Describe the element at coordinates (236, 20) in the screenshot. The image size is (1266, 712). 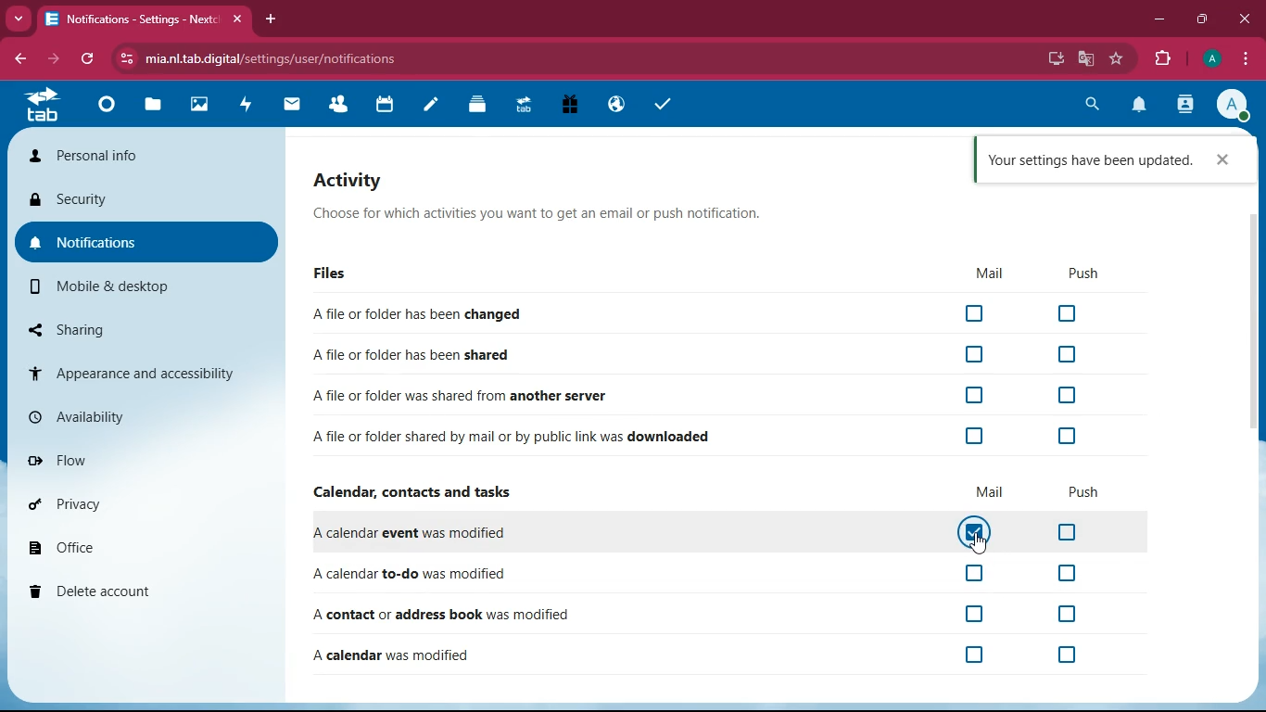
I see `close` at that location.